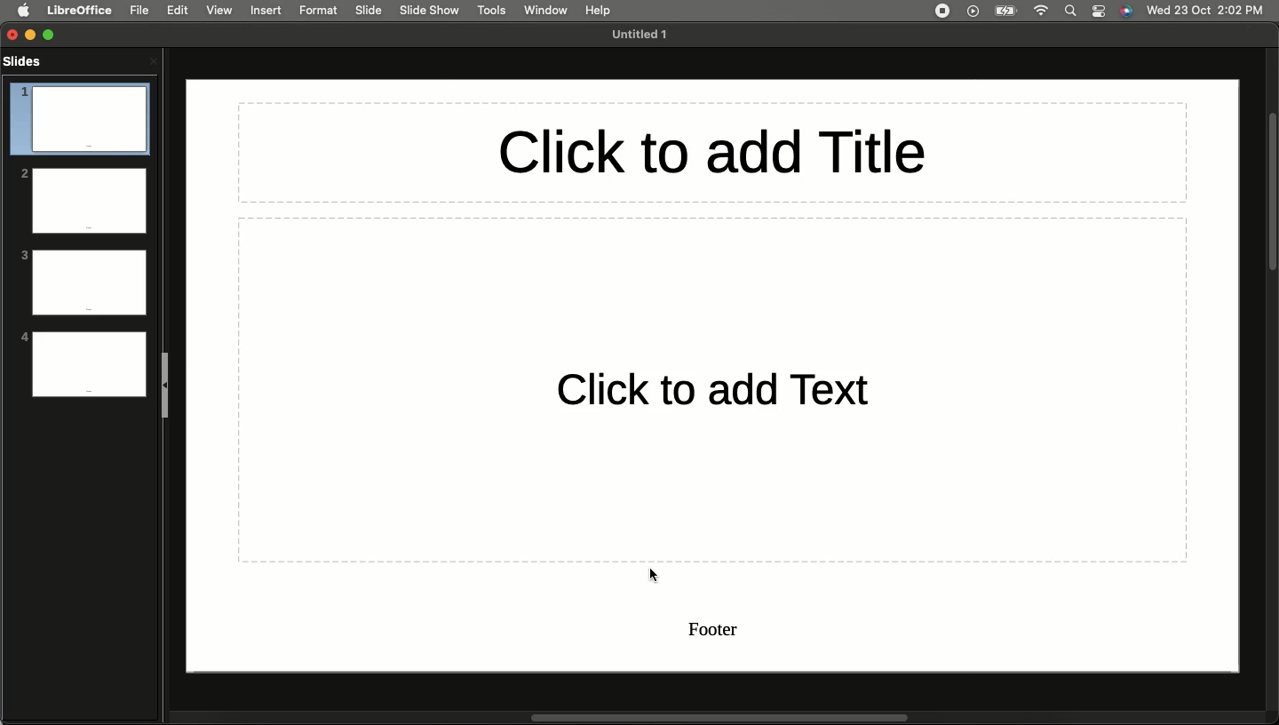 Image resolution: width=1279 pixels, height=725 pixels. What do you see at coordinates (1005, 11) in the screenshot?
I see `Charge` at bounding box center [1005, 11].